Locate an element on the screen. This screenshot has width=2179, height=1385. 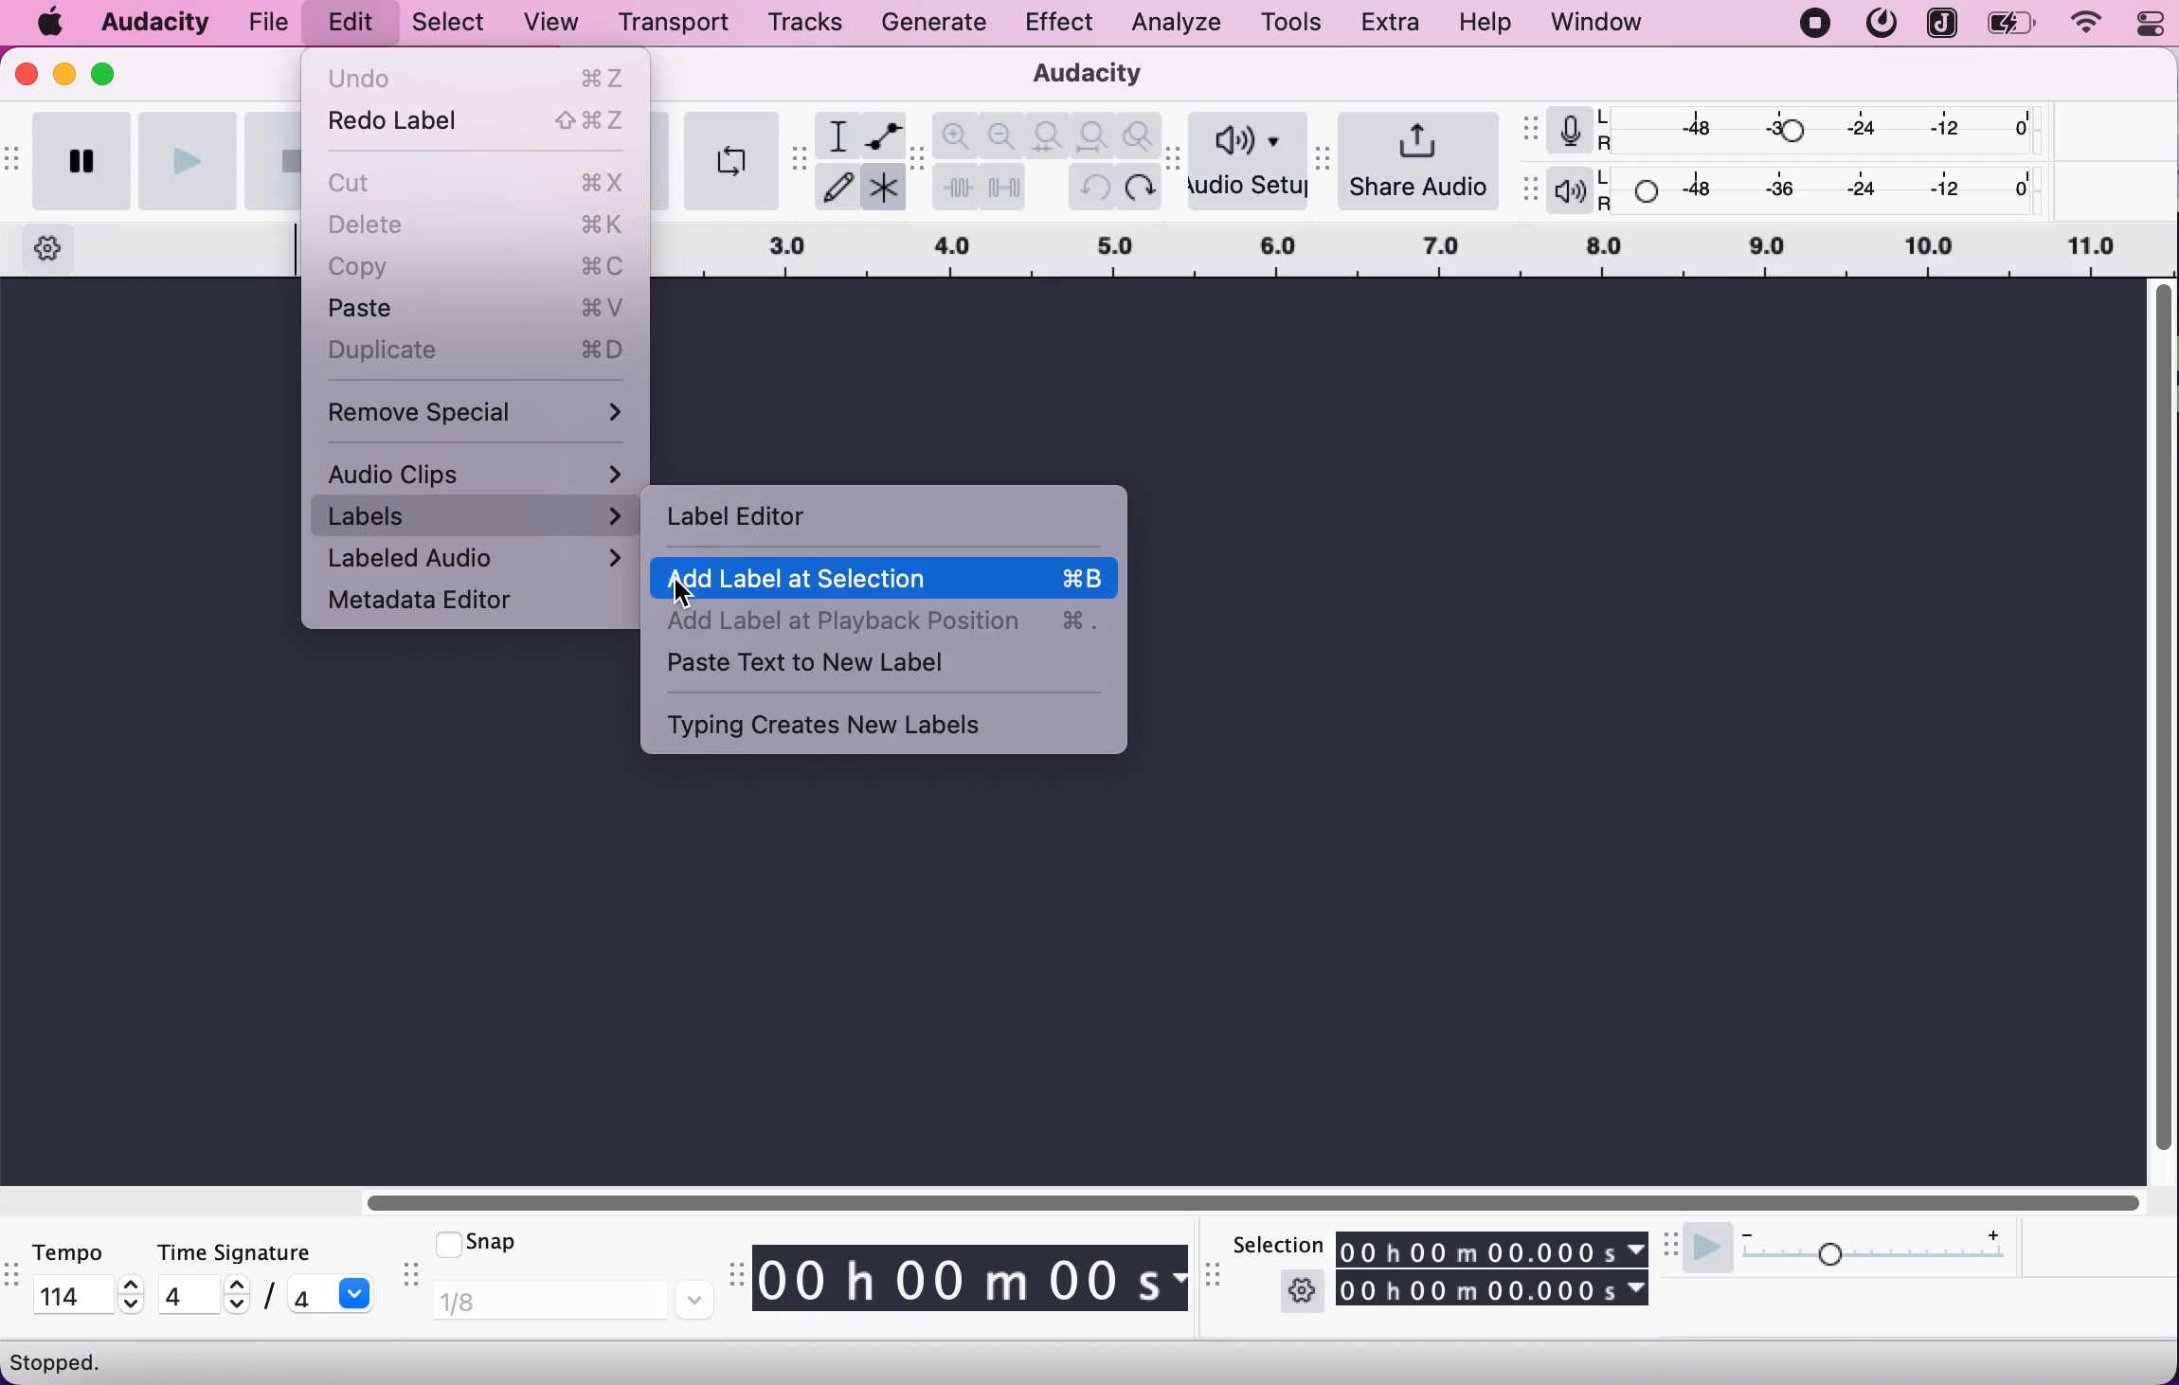
playback meter is located at coordinates (1568, 191).